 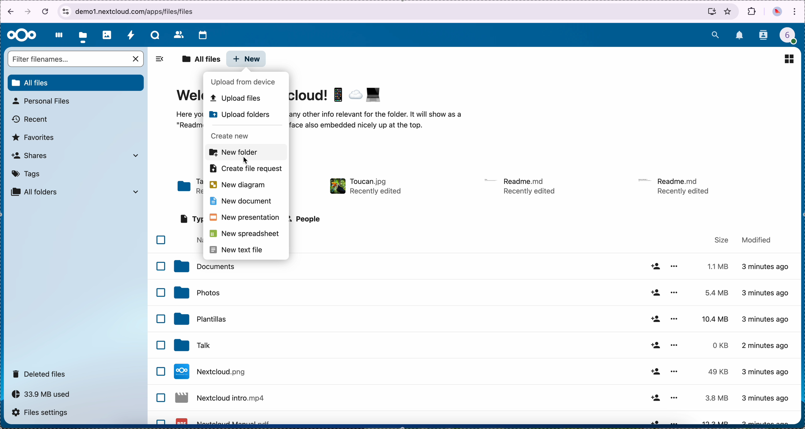 I want to click on Nextcloud file, so click(x=223, y=420).